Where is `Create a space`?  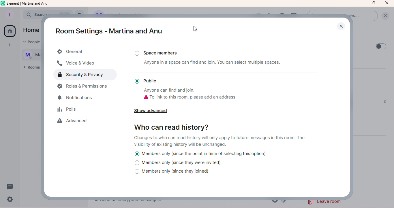 Create a space is located at coordinates (11, 46).